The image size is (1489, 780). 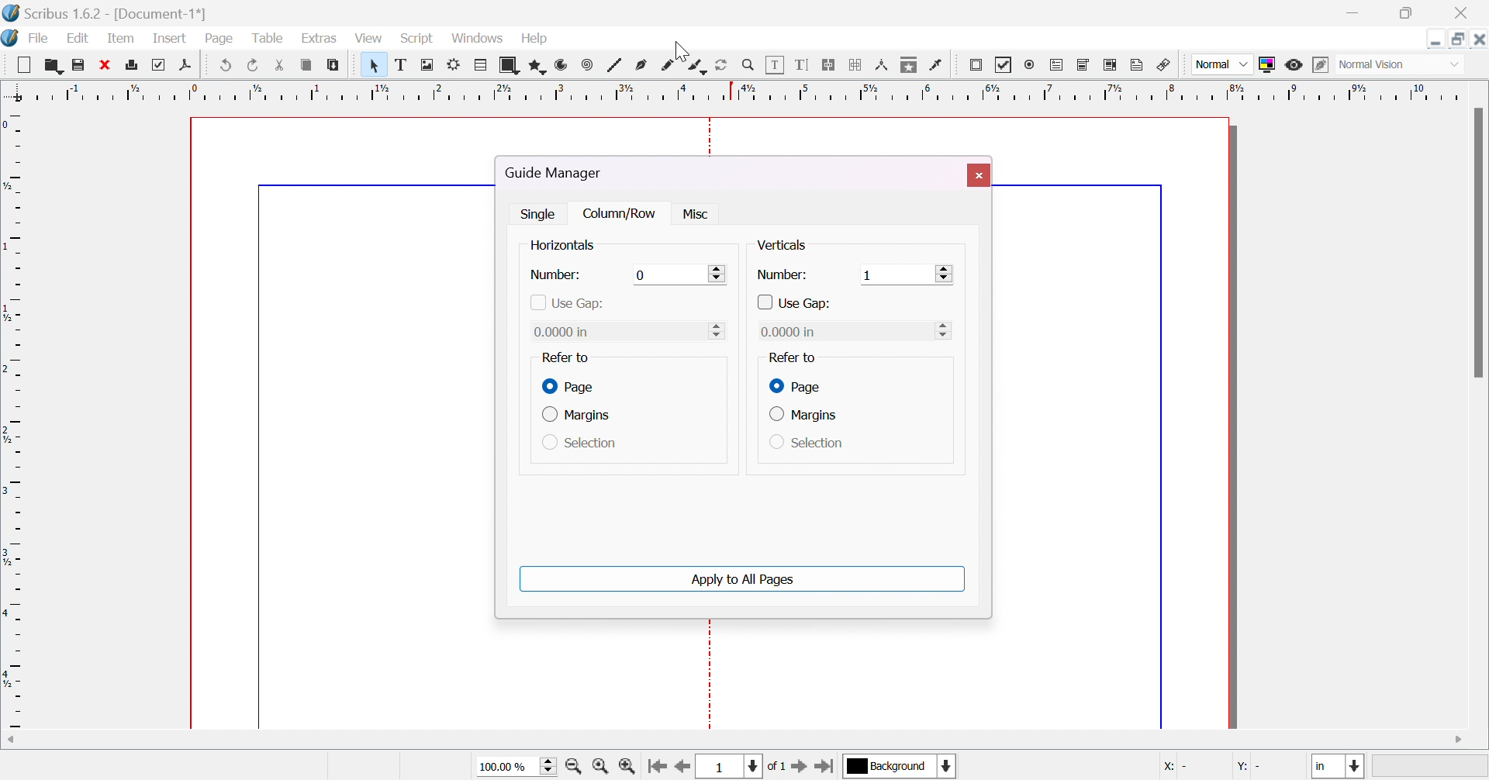 I want to click on PDF combo box, so click(x=1083, y=66).